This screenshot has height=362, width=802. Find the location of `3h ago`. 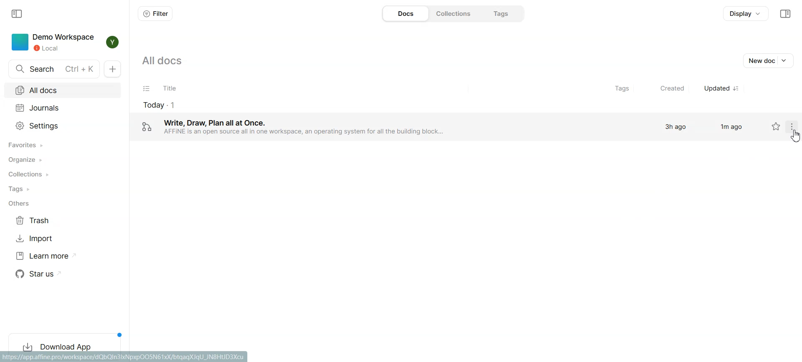

3h ago is located at coordinates (675, 128).